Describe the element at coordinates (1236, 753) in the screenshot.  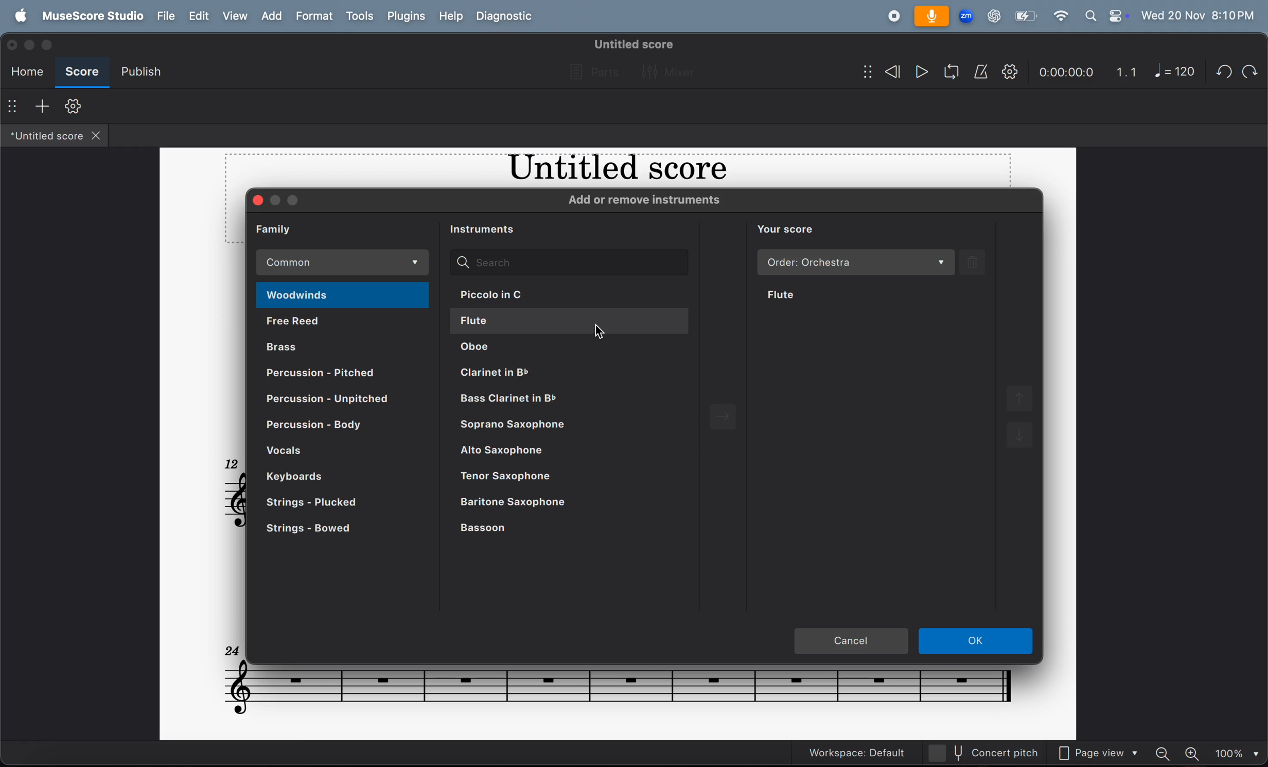
I see `set zoom - 100%` at that location.